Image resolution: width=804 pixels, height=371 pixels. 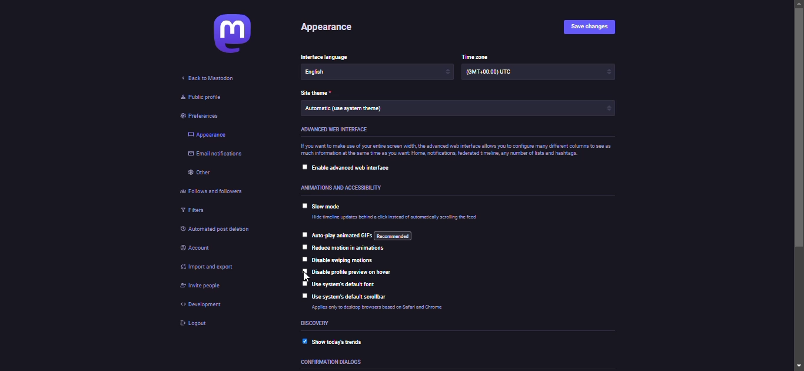 What do you see at coordinates (205, 78) in the screenshot?
I see `back to mastodon` at bounding box center [205, 78].